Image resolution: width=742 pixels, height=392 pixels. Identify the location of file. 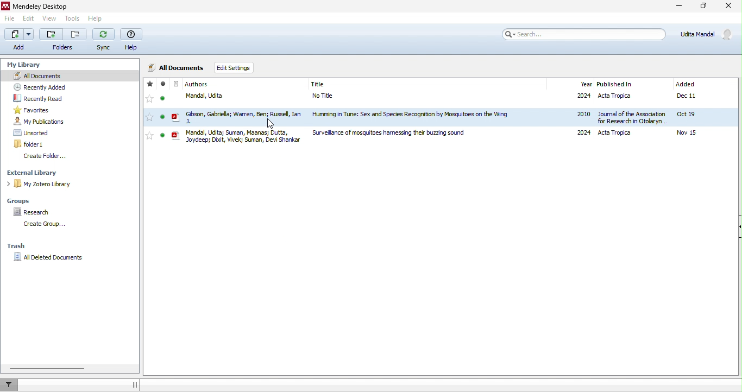
(10, 20).